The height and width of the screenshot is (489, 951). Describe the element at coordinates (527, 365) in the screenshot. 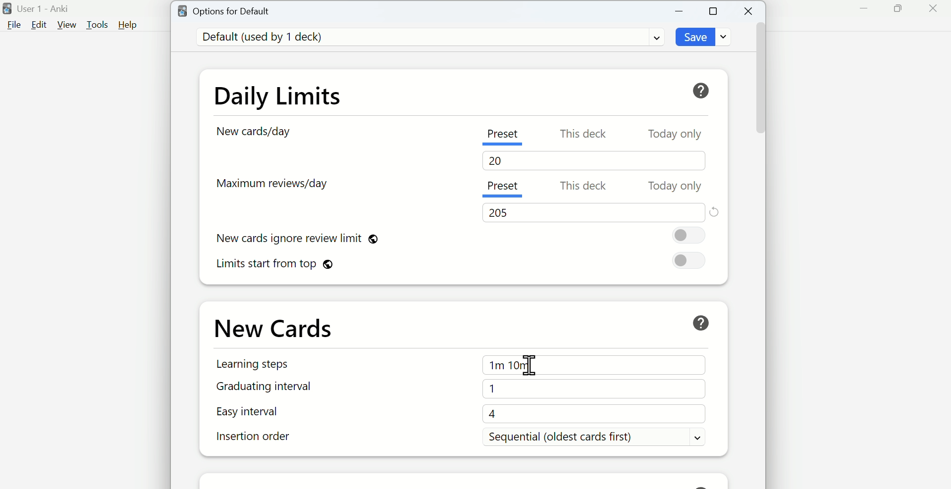

I see `Text cursor` at that location.